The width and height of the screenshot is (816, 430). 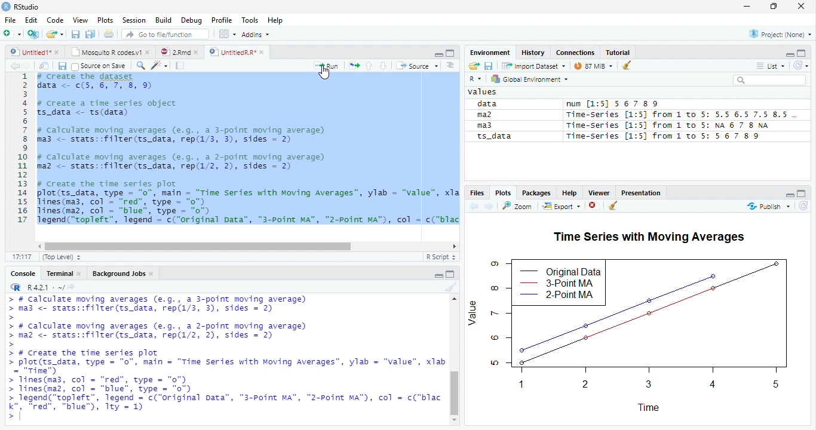 What do you see at coordinates (109, 33) in the screenshot?
I see `print current file` at bounding box center [109, 33].